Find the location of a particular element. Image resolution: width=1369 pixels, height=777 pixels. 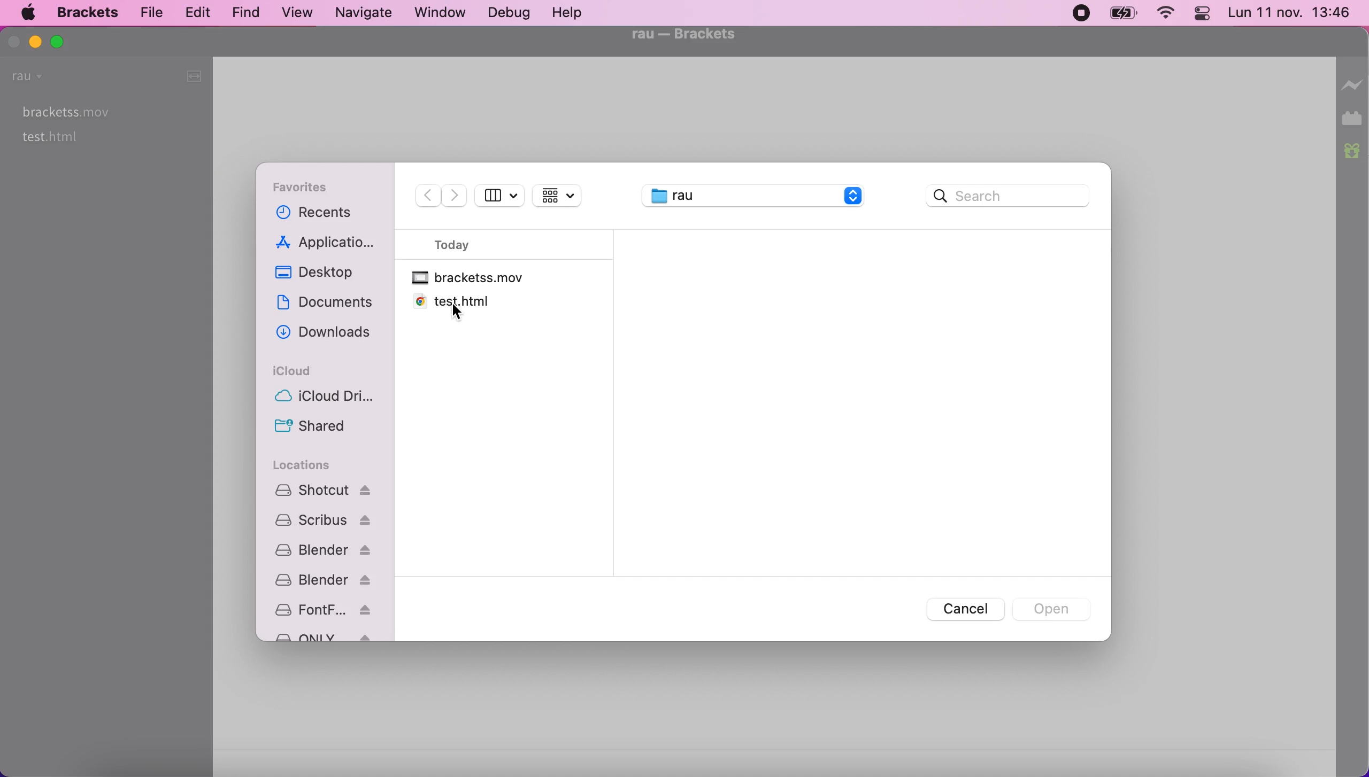

back is located at coordinates (425, 195).